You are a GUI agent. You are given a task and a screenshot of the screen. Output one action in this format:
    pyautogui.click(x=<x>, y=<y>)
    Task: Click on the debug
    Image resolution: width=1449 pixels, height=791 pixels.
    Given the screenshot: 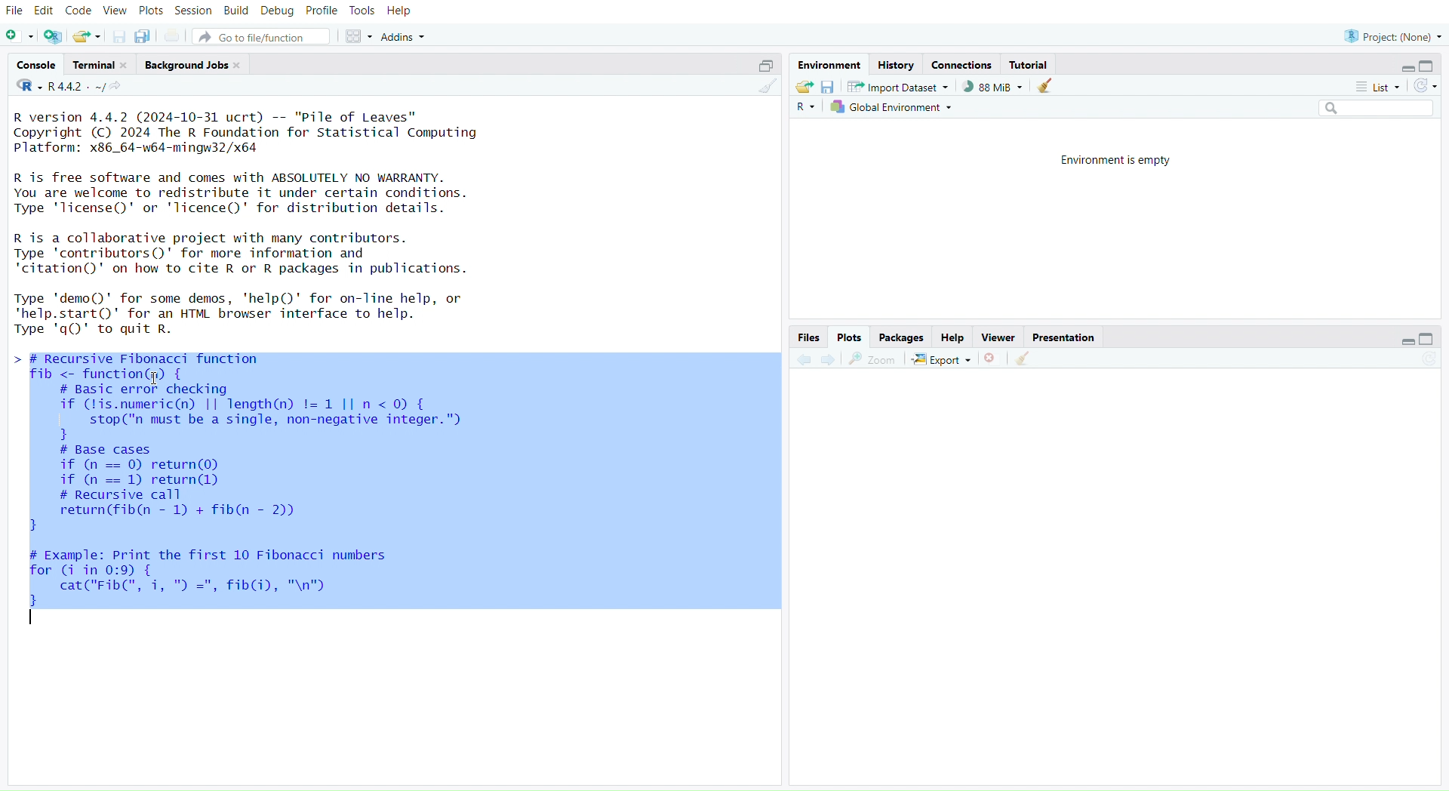 What is the action you would take?
    pyautogui.click(x=278, y=12)
    